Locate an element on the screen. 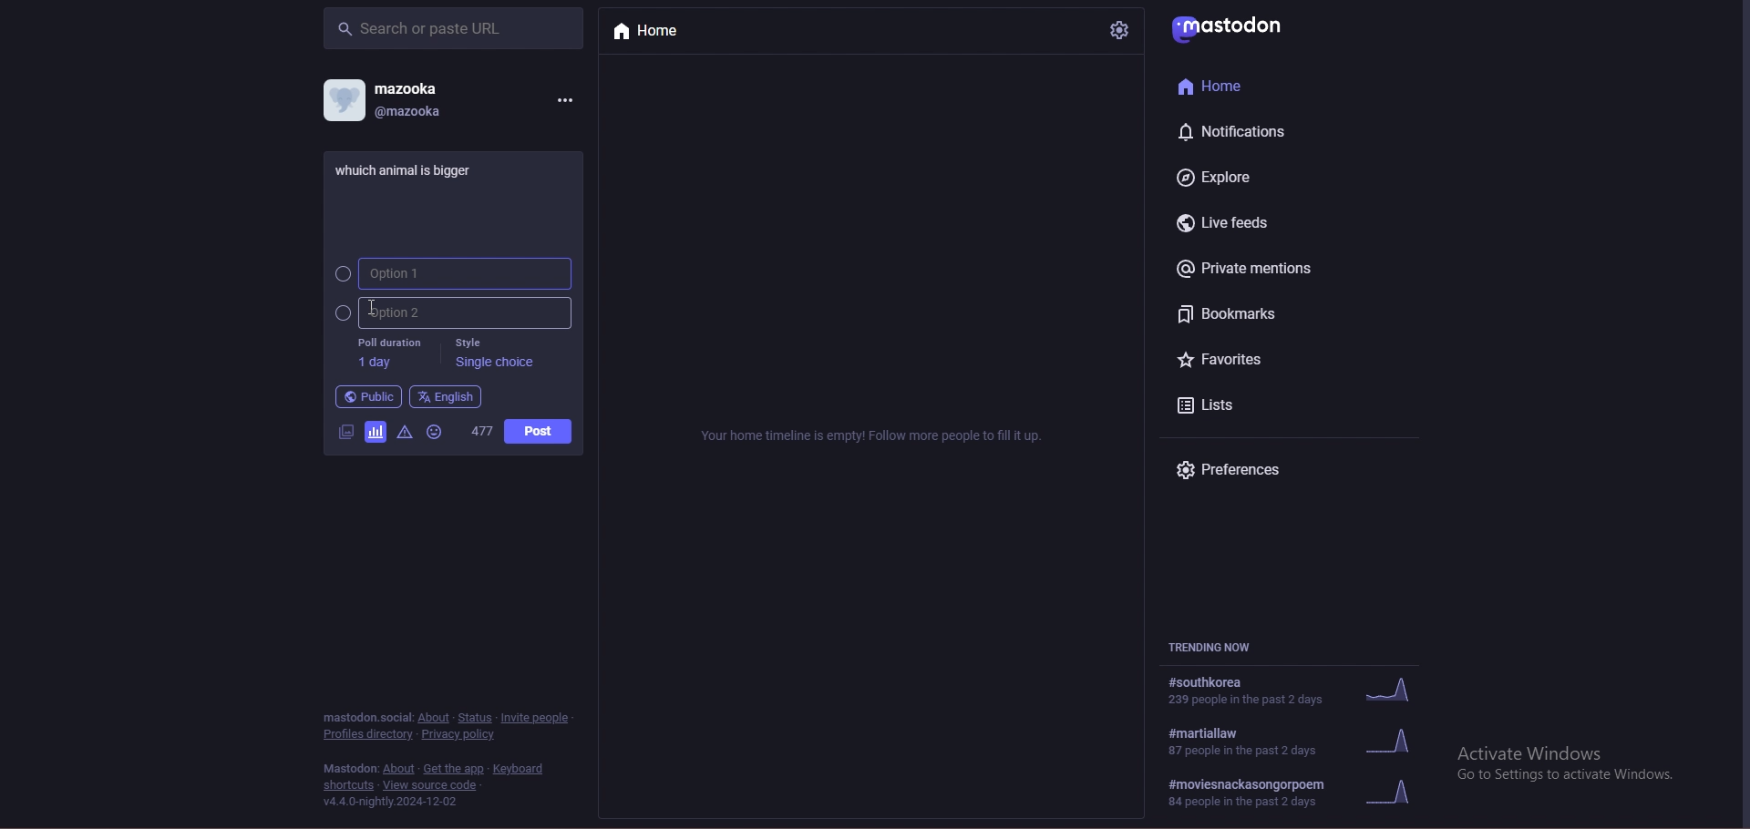 Image resolution: width=1750 pixels, height=829 pixels. private mentions is located at coordinates (1259, 268).